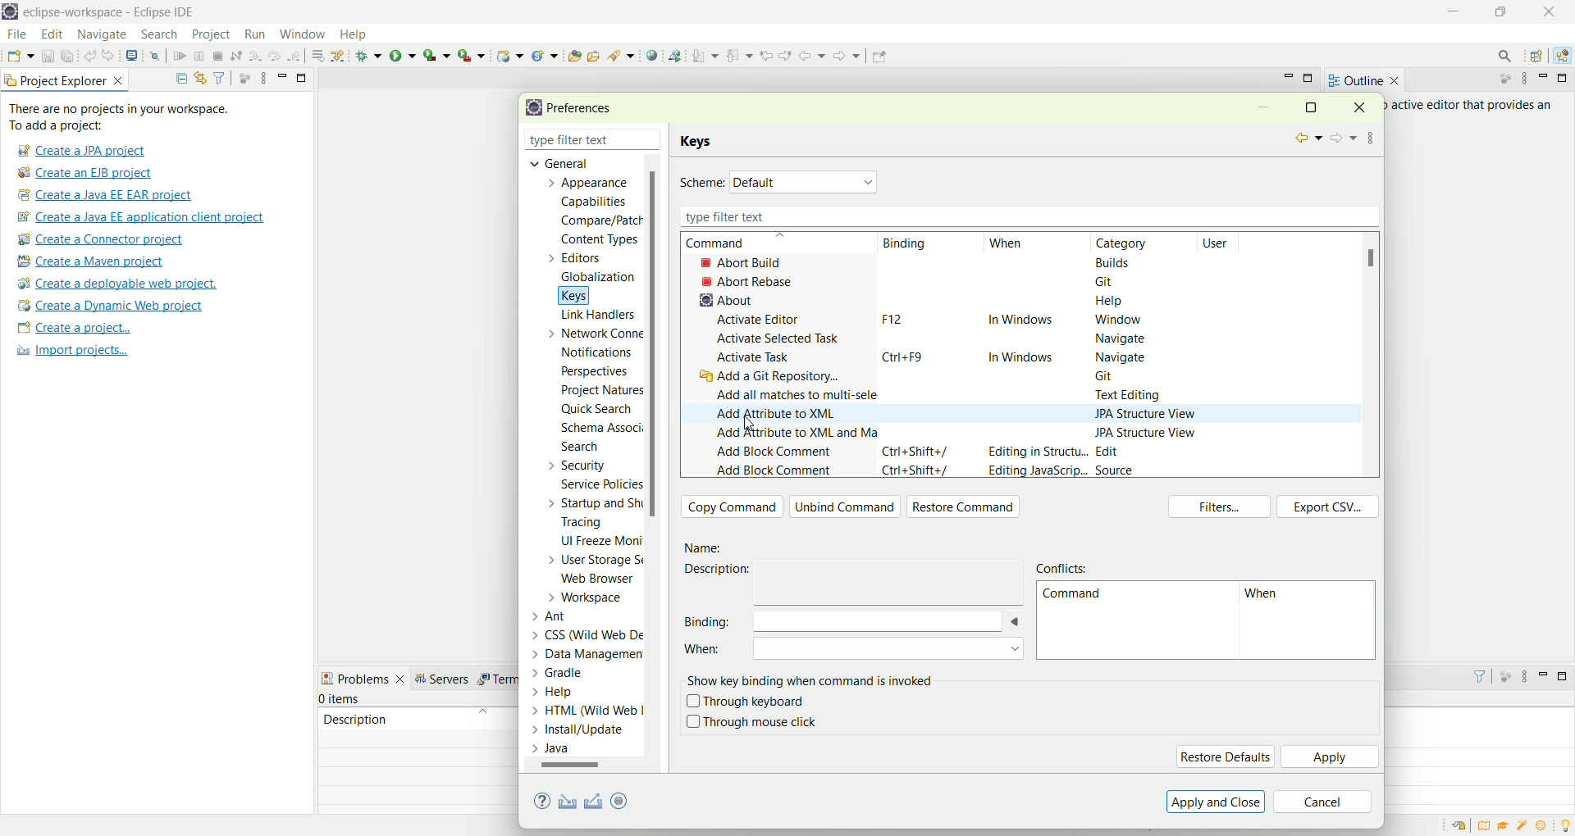 This screenshot has height=836, width=1575. What do you see at coordinates (765, 423) in the screenshot?
I see `Cursor` at bounding box center [765, 423].